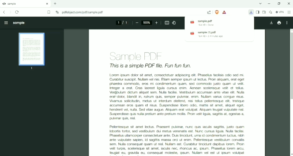  Describe the element at coordinates (32, 51) in the screenshot. I see `Page` at that location.